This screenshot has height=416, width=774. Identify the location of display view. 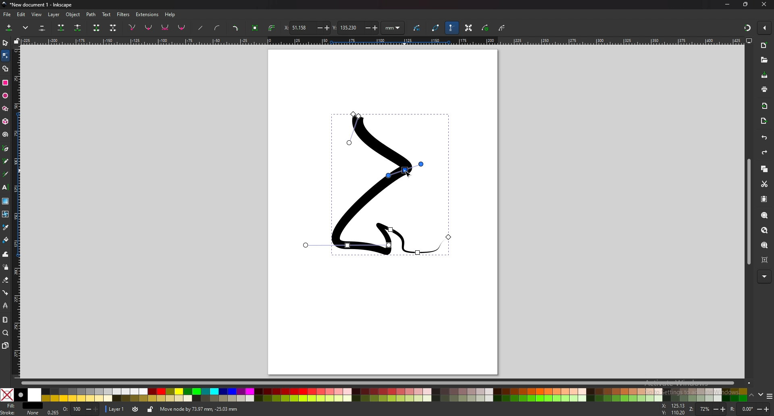
(749, 41).